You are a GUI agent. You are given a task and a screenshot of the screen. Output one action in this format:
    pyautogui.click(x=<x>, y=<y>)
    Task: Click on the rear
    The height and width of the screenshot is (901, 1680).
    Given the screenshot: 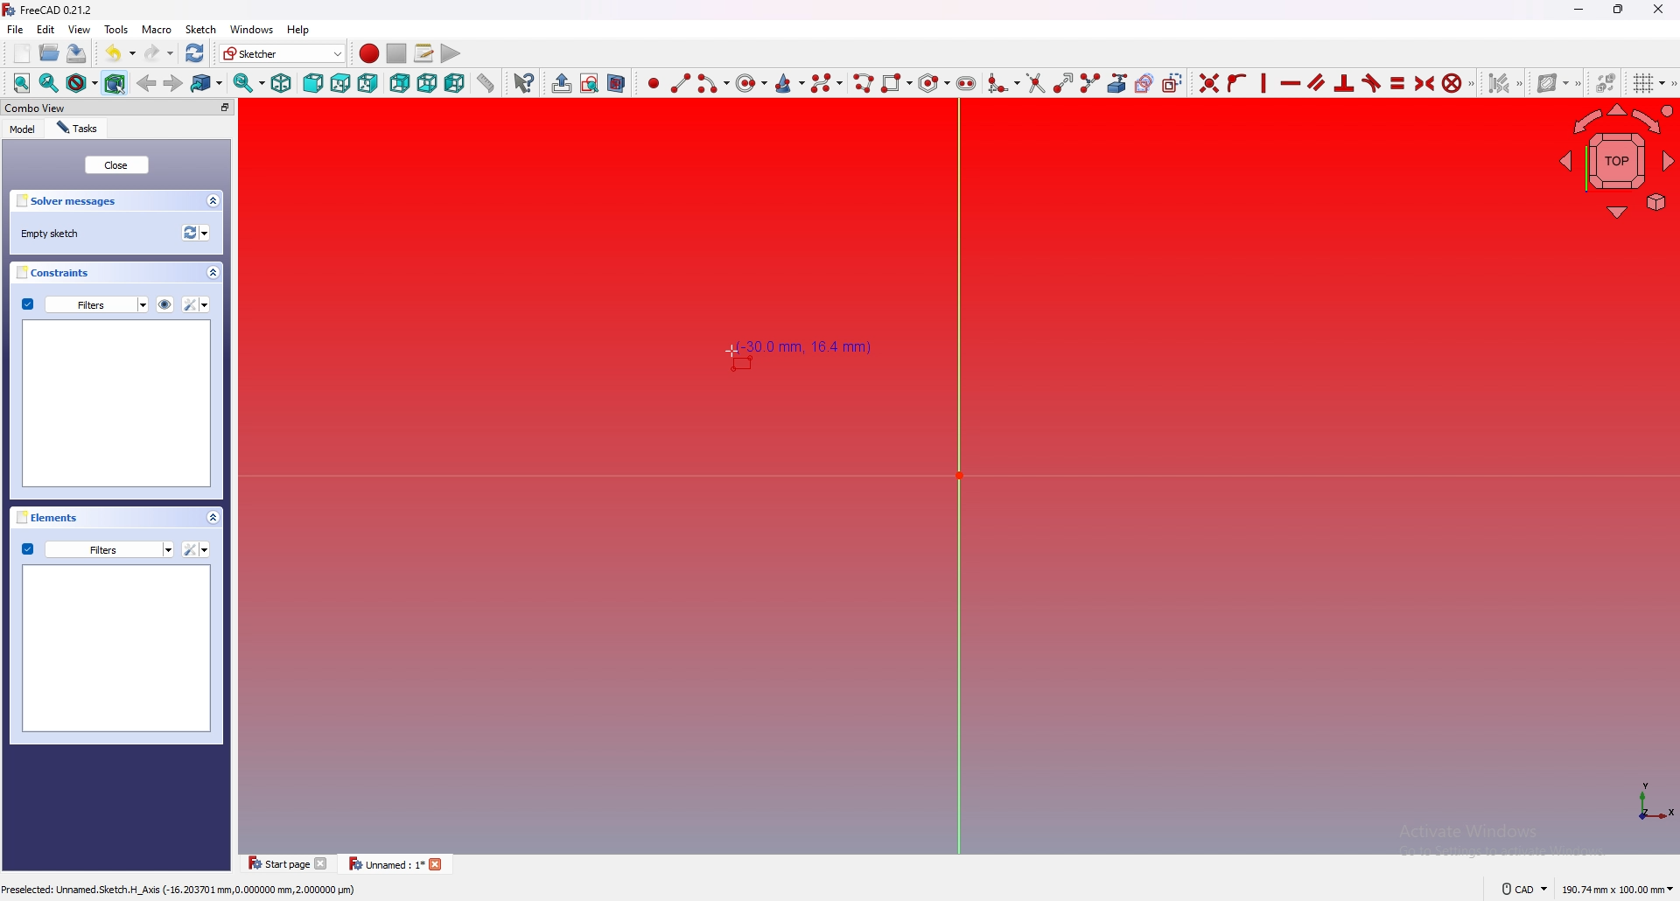 What is the action you would take?
    pyautogui.click(x=399, y=83)
    